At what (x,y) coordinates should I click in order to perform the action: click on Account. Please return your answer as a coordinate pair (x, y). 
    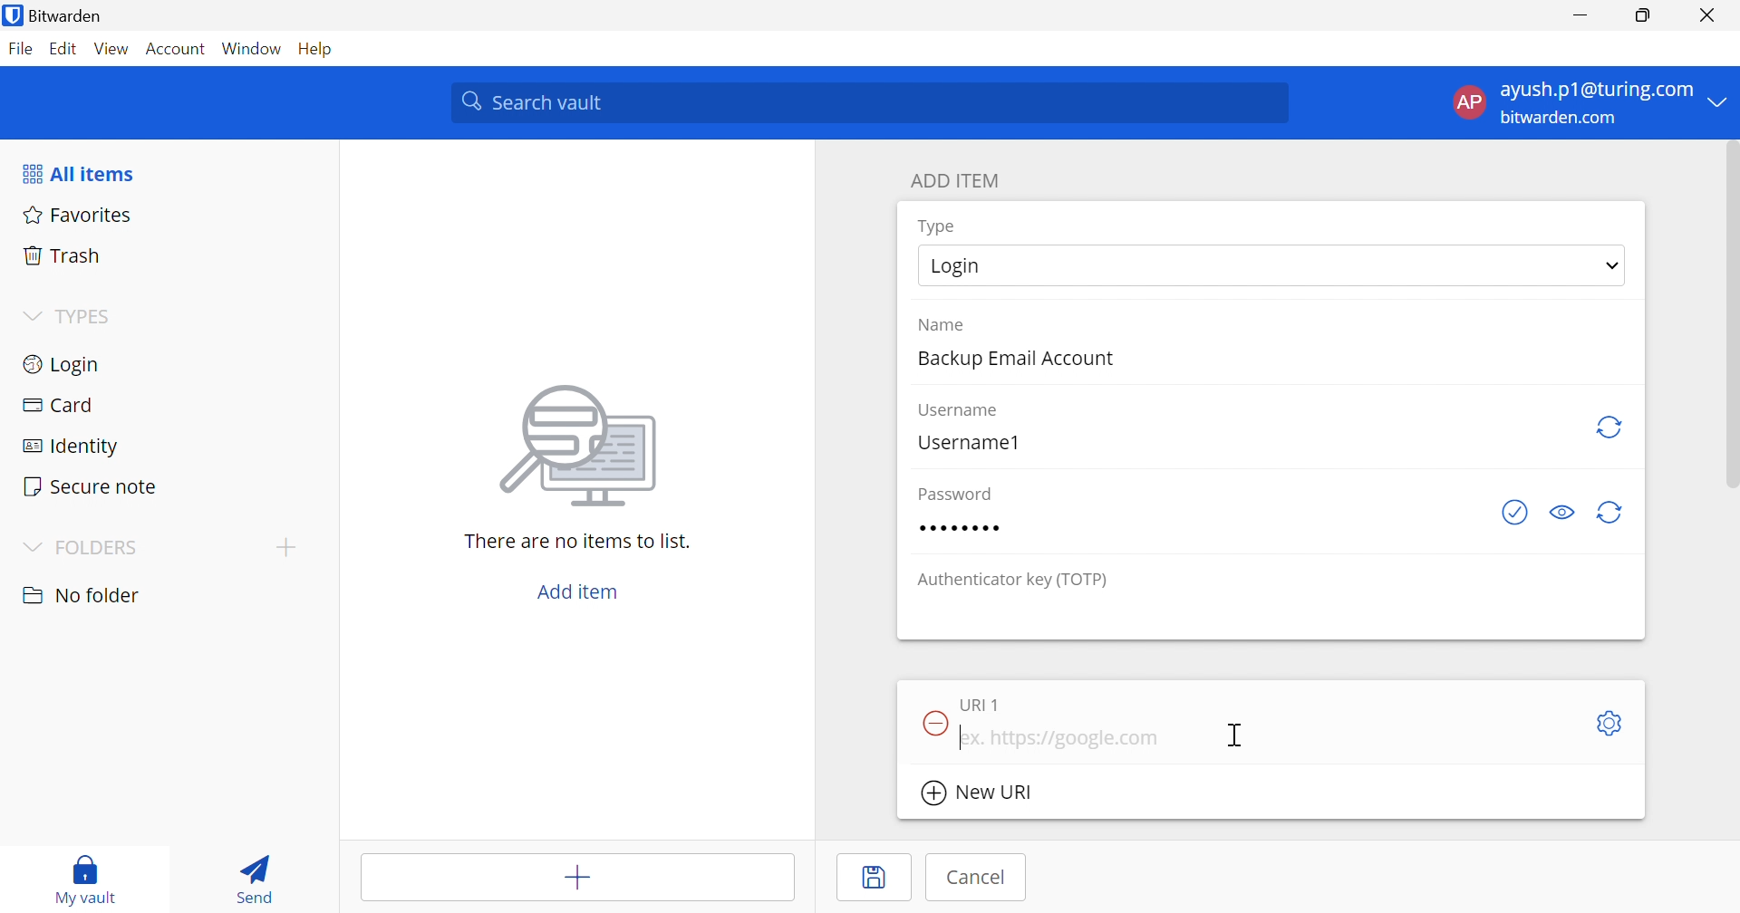
    Looking at the image, I should click on (178, 46).